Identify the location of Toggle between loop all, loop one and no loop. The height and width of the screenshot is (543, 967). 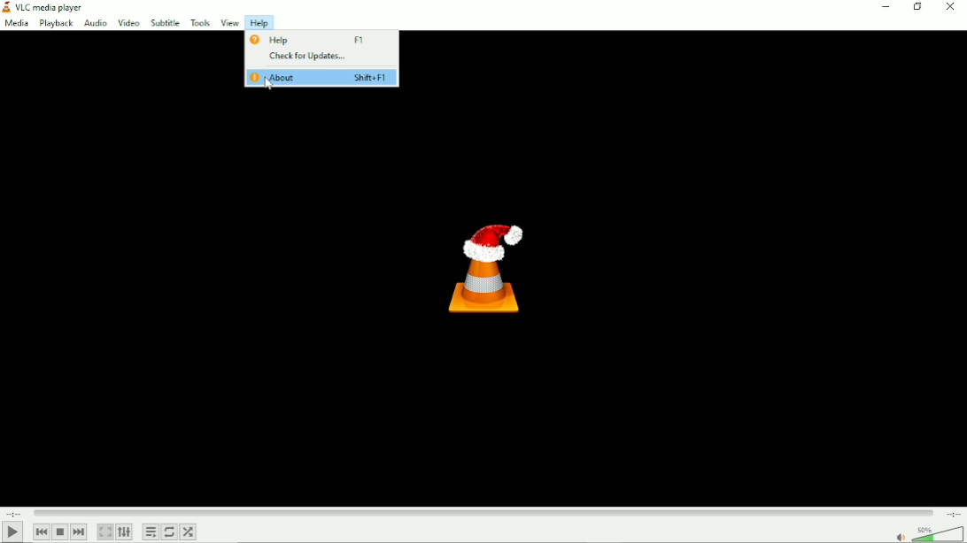
(169, 532).